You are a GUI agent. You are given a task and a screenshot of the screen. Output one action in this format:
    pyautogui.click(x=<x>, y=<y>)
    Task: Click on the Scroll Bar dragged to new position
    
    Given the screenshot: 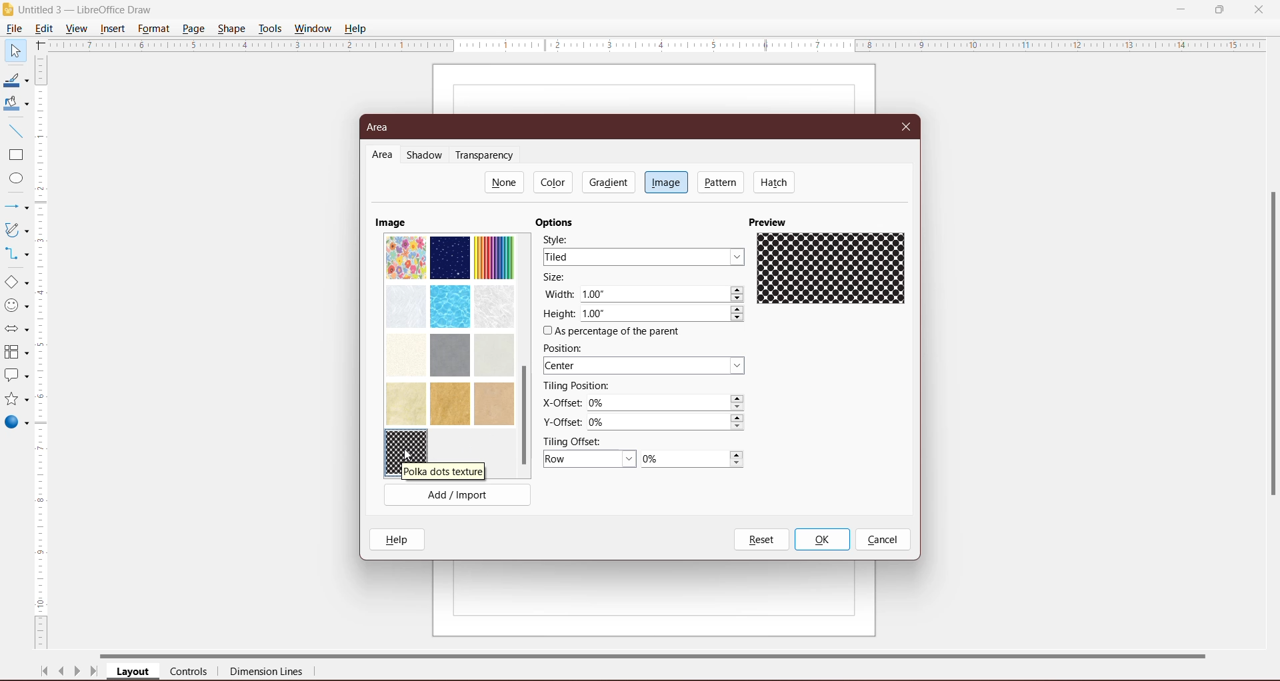 What is the action you would take?
    pyautogui.click(x=523, y=416)
    